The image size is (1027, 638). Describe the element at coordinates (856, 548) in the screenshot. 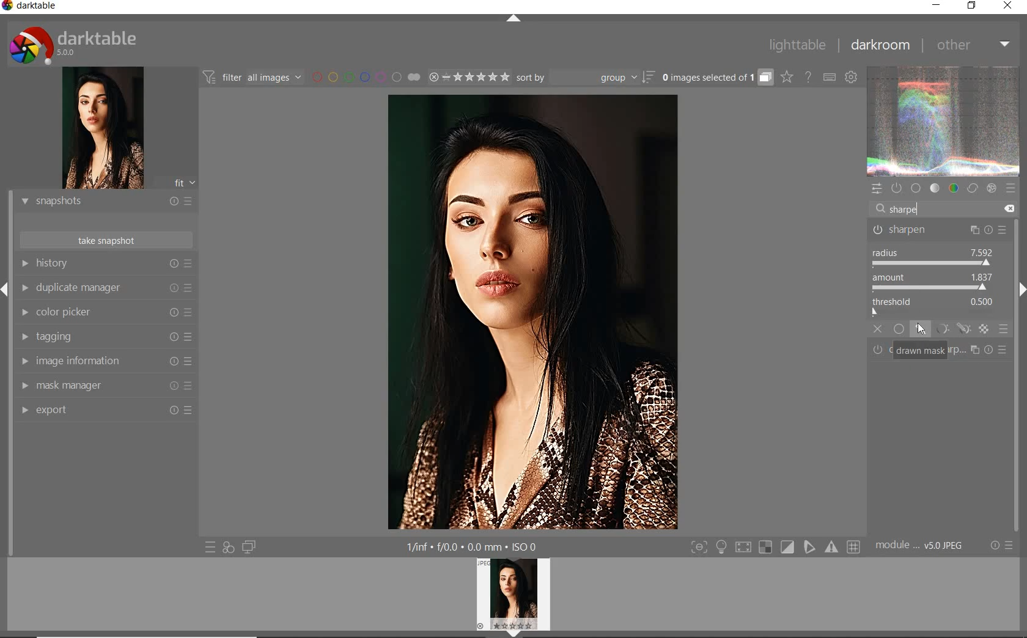

I see `sign ` at that location.